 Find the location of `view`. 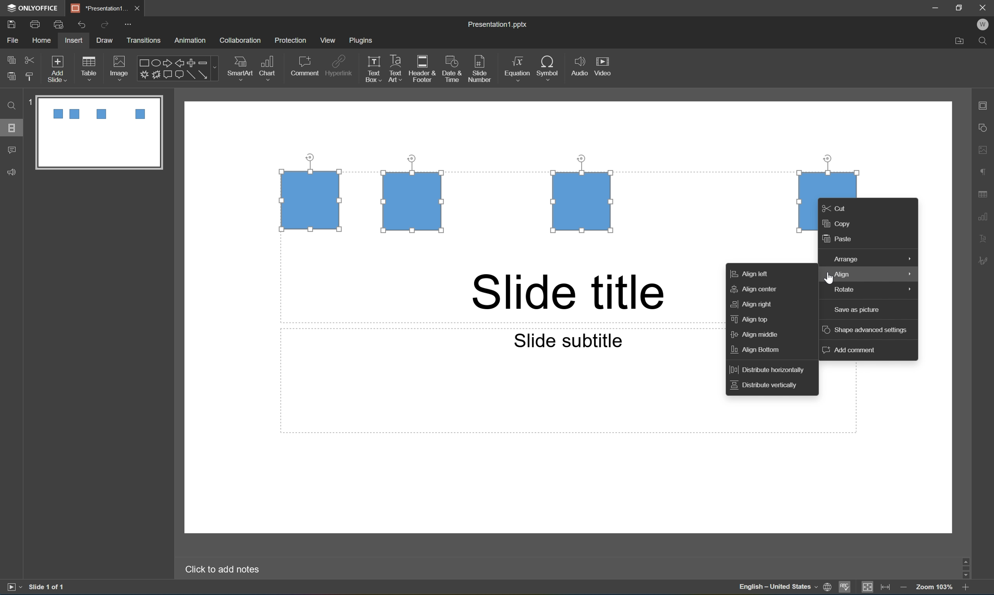

view is located at coordinates (326, 40).